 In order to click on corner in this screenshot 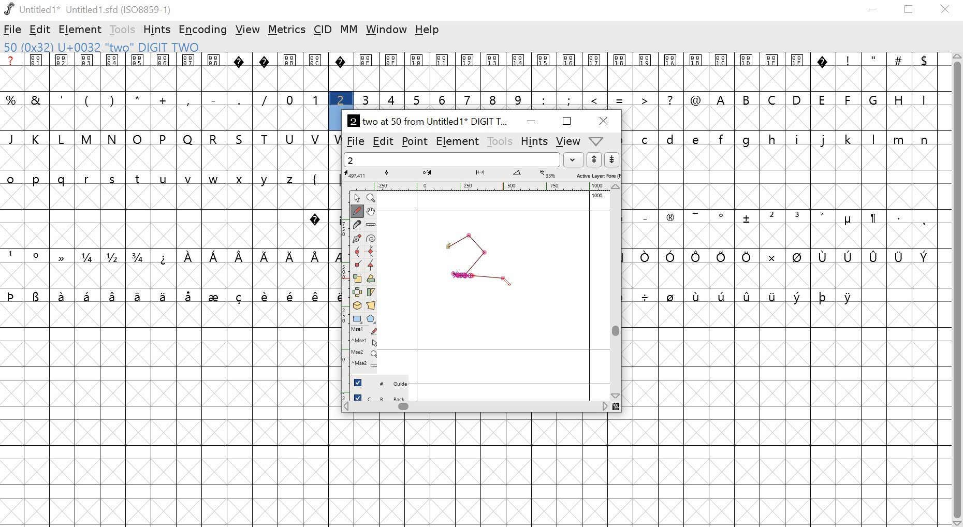, I will do `click(358, 266)`.